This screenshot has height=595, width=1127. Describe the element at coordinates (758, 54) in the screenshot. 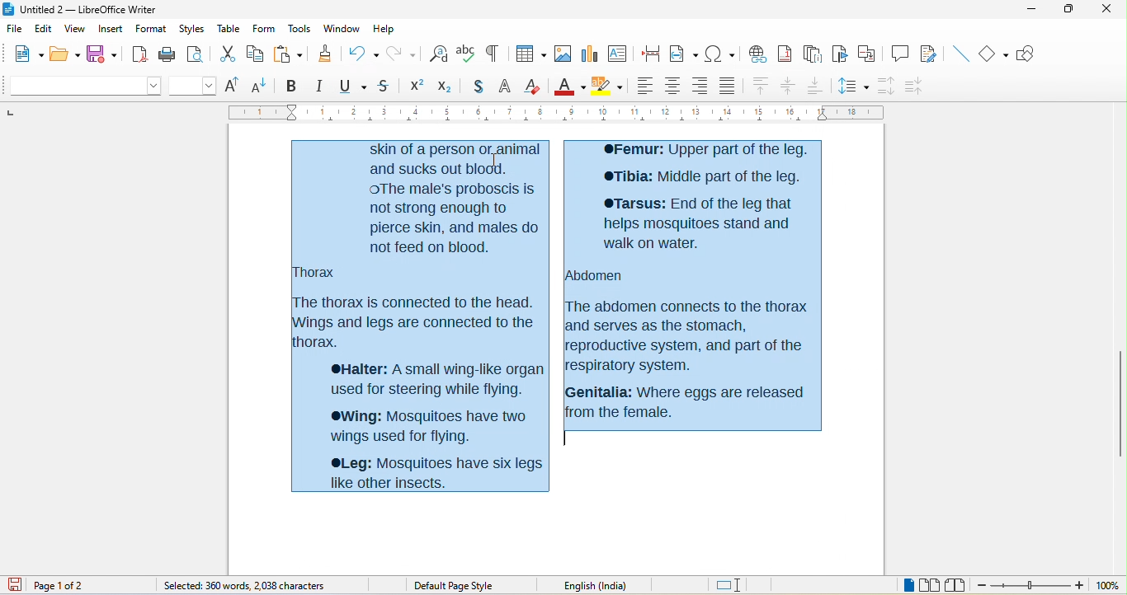

I see `hyperlink` at that location.